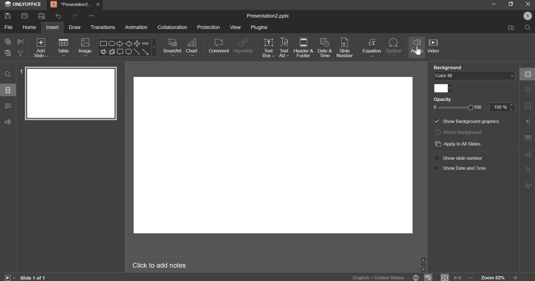 The image size is (535, 281). Describe the element at coordinates (103, 28) in the screenshot. I see `transitions` at that location.